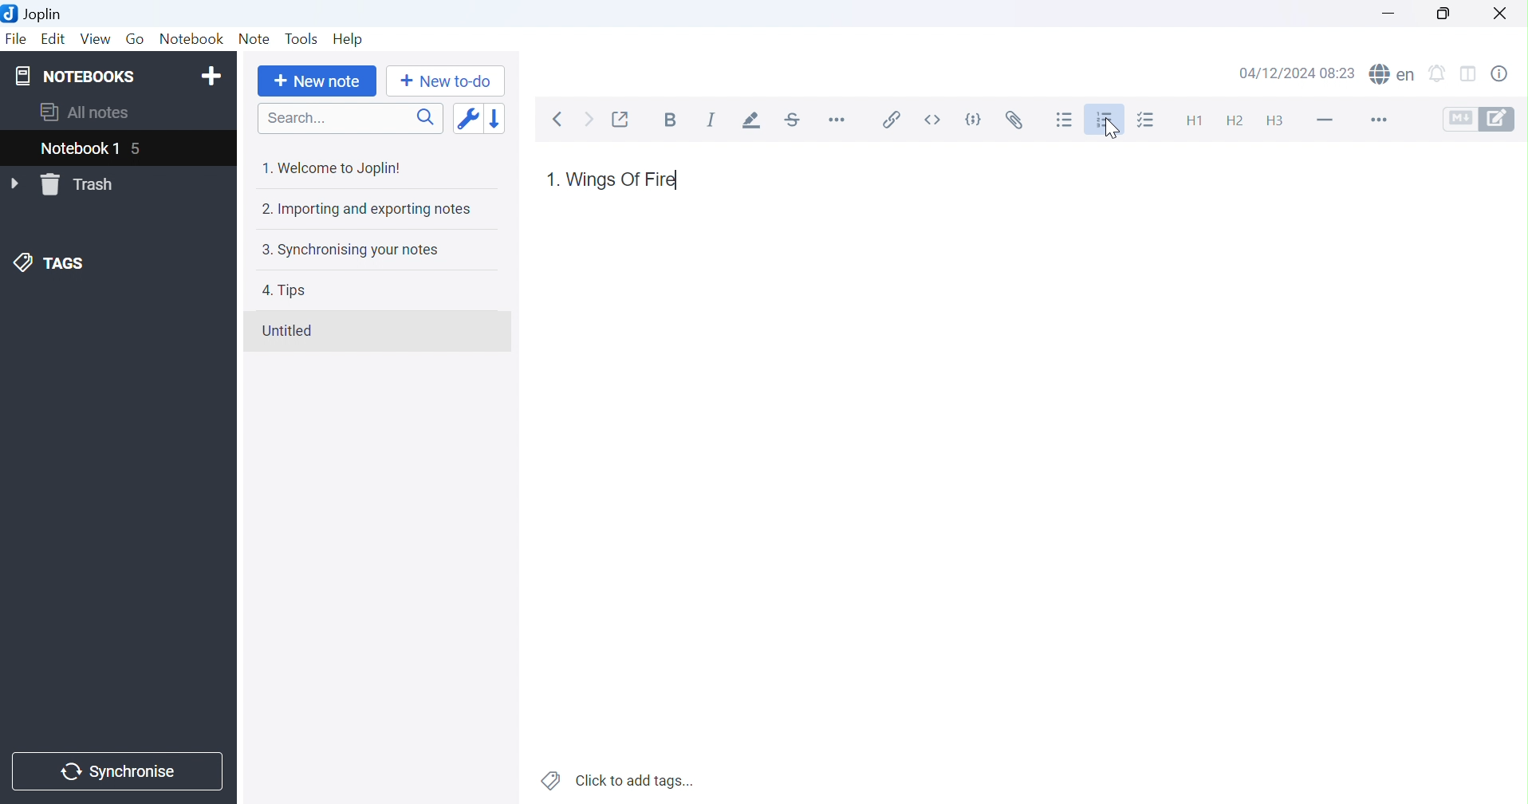  I want to click on Restore Down, so click(1442, 12).